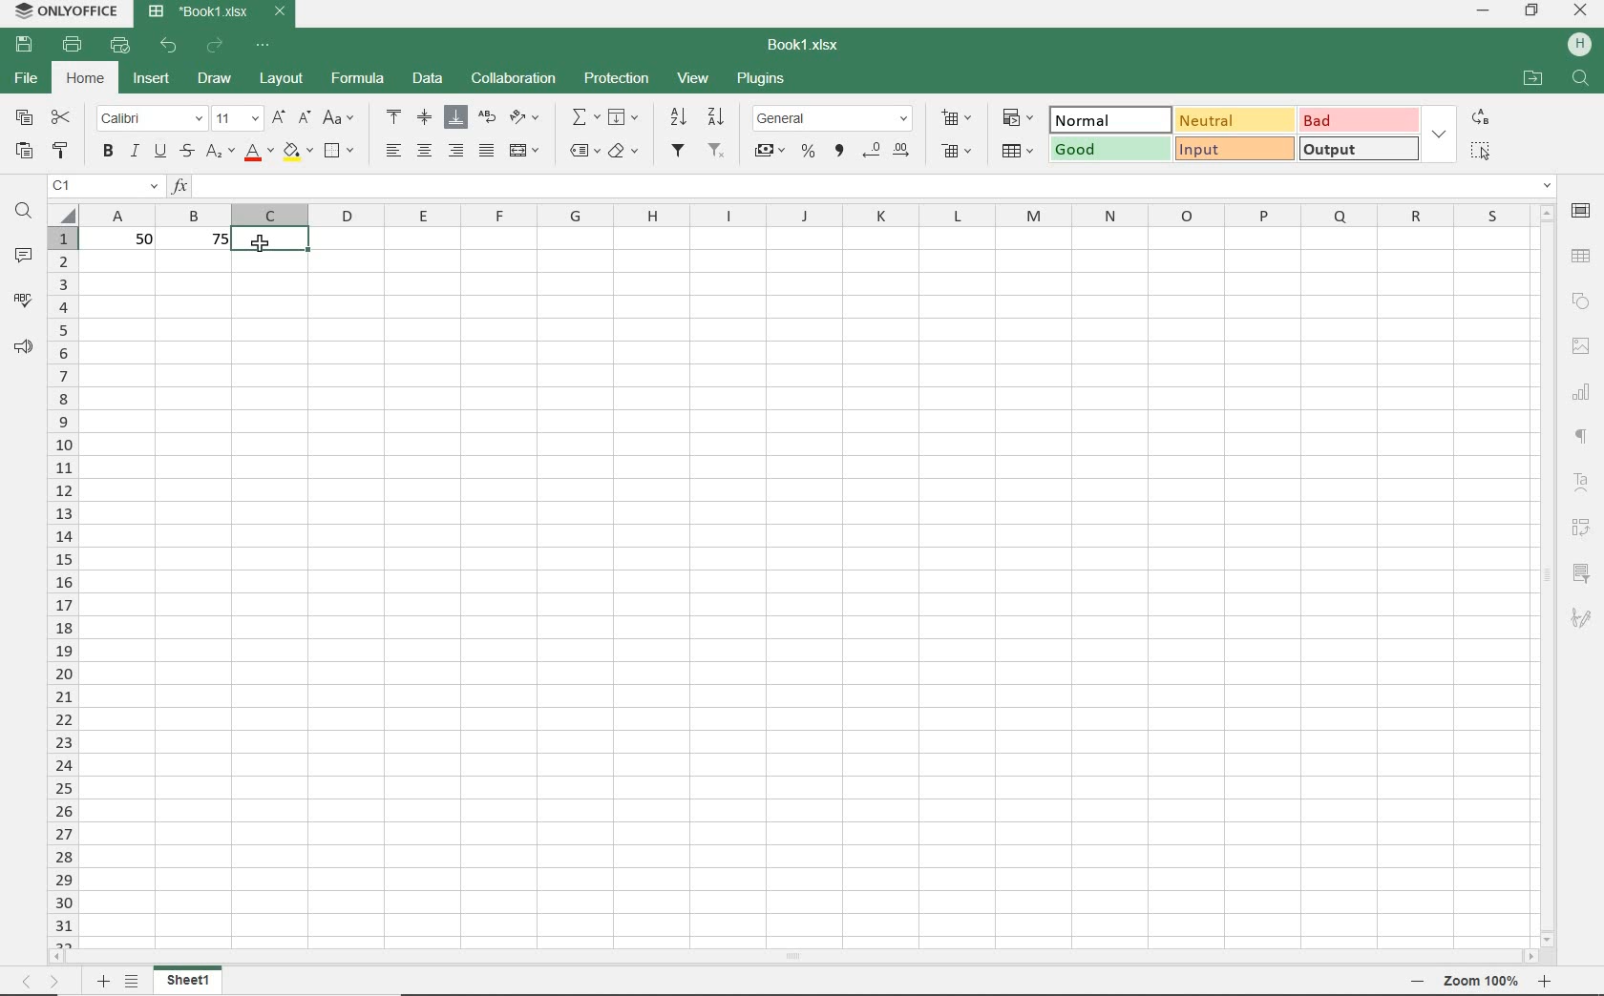 The image size is (1604, 996). Describe the element at coordinates (265, 48) in the screenshot. I see `customize quick access toolbar` at that location.